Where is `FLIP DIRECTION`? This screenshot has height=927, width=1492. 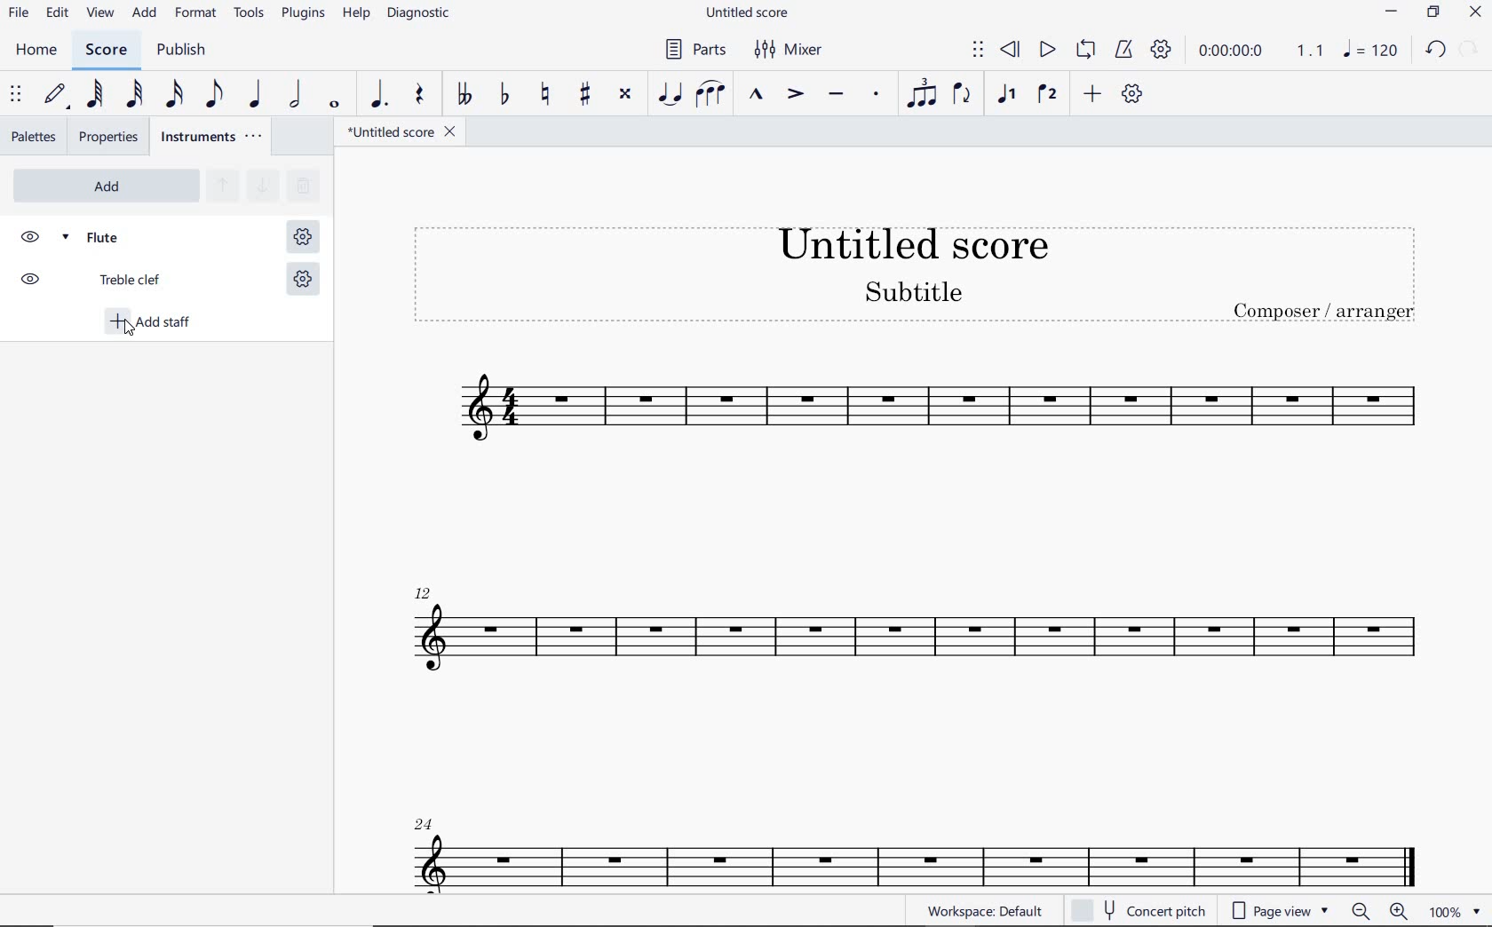 FLIP DIRECTION is located at coordinates (963, 98).